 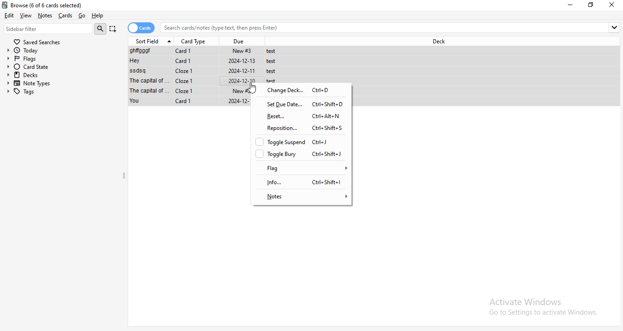 What do you see at coordinates (37, 41) in the screenshot?
I see `saved searches` at bounding box center [37, 41].